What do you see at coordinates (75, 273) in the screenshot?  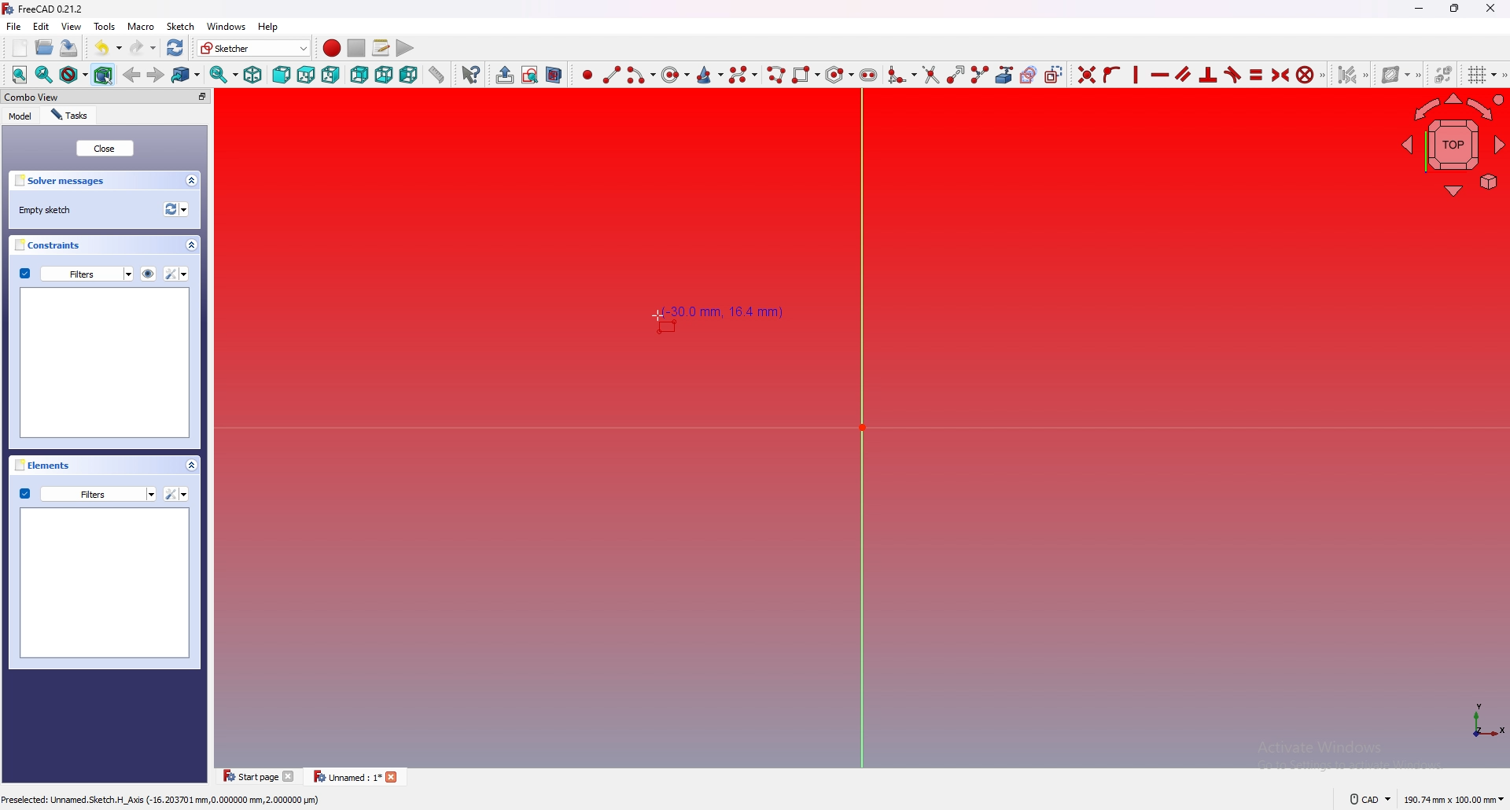 I see `filters` at bounding box center [75, 273].